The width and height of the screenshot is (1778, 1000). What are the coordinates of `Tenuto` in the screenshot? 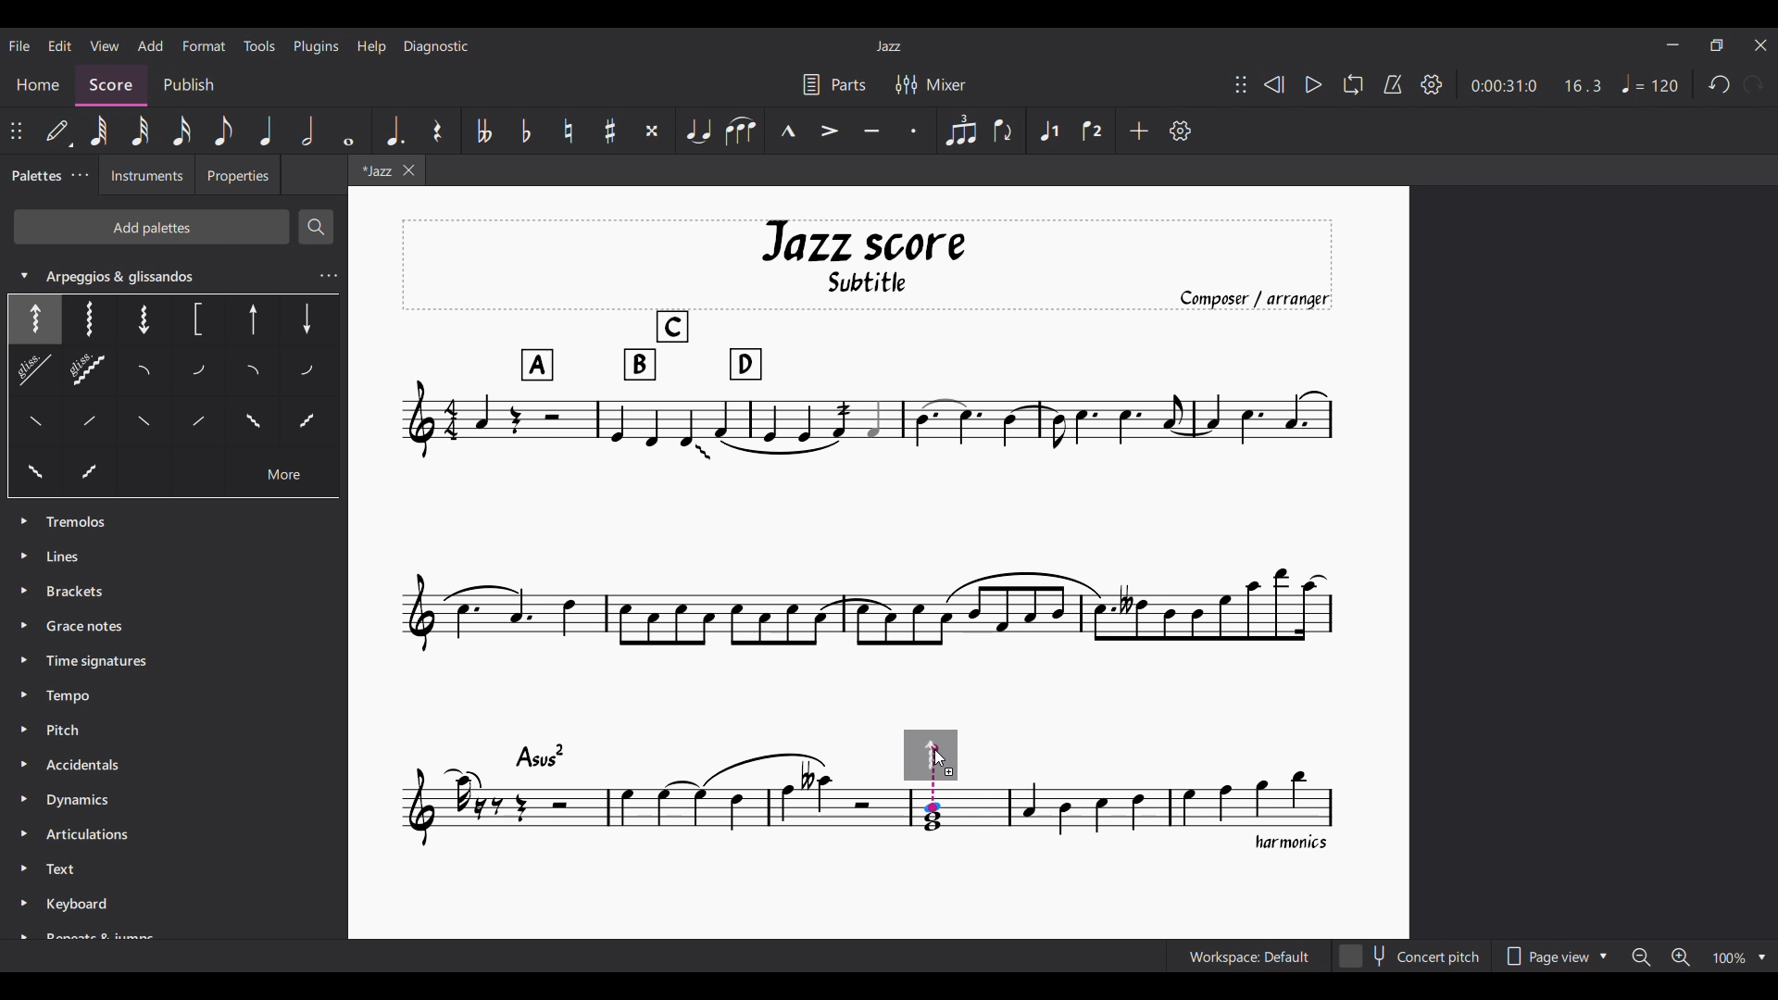 It's located at (871, 131).